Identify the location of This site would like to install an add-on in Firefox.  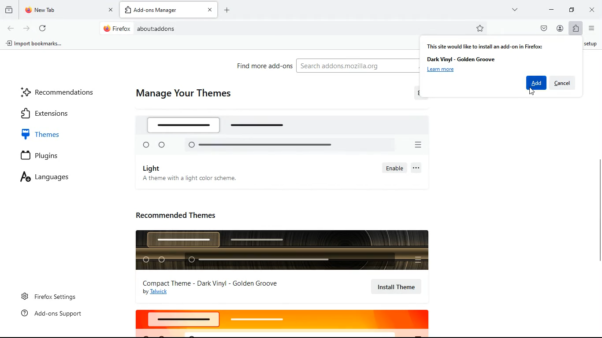
(485, 46).